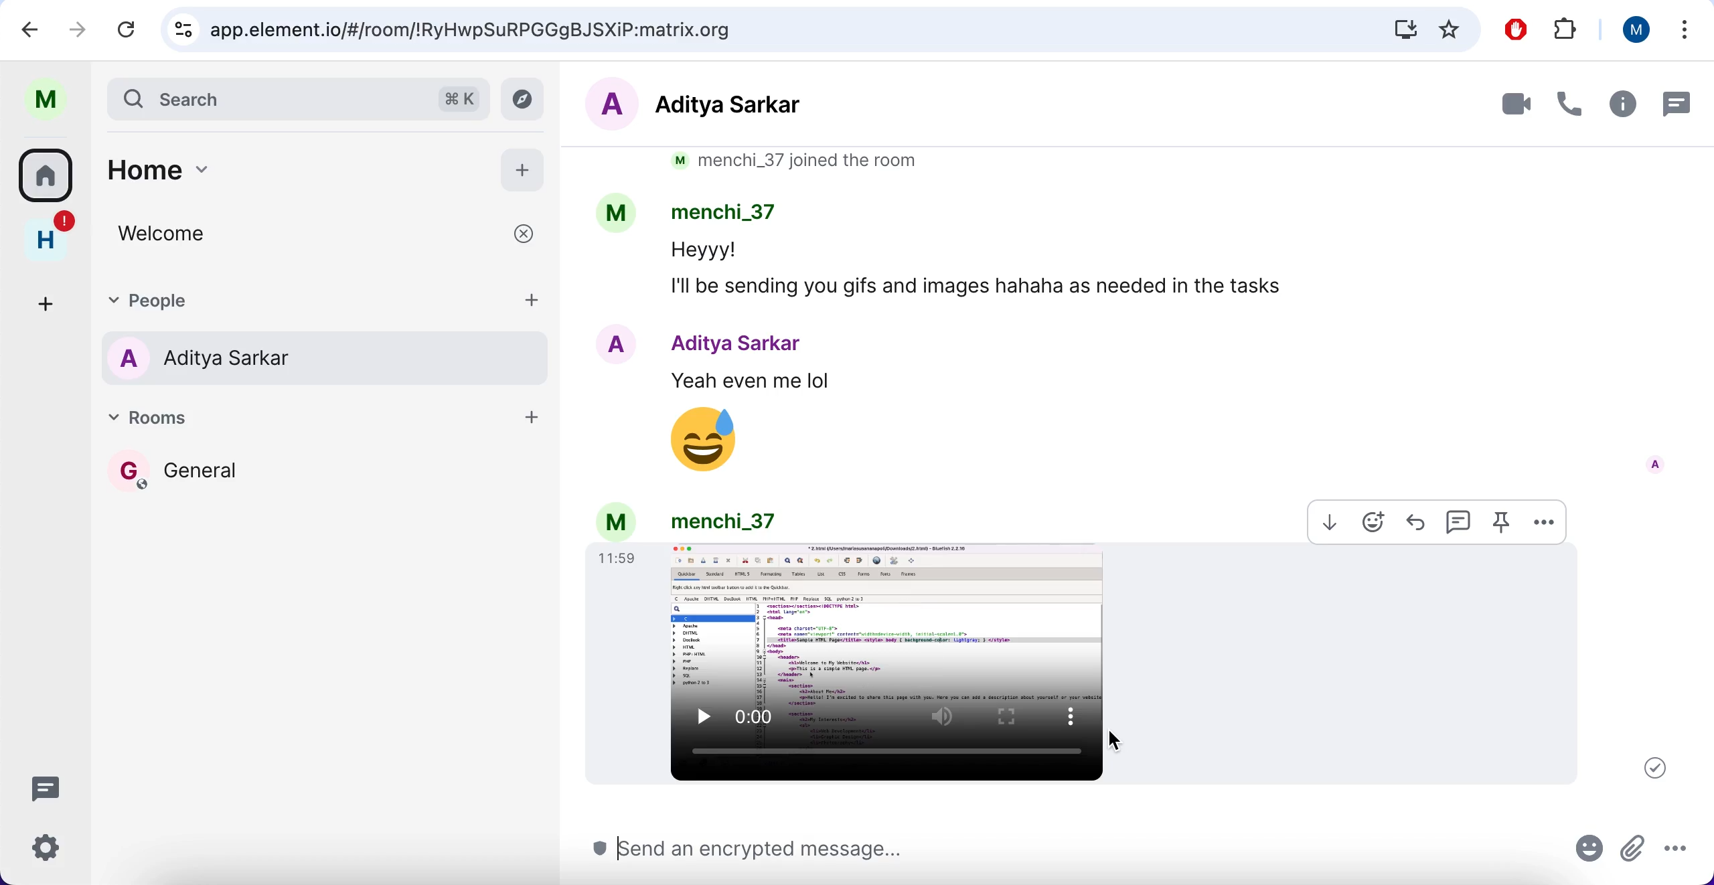  Describe the element at coordinates (50, 790) in the screenshot. I see `chat` at that location.